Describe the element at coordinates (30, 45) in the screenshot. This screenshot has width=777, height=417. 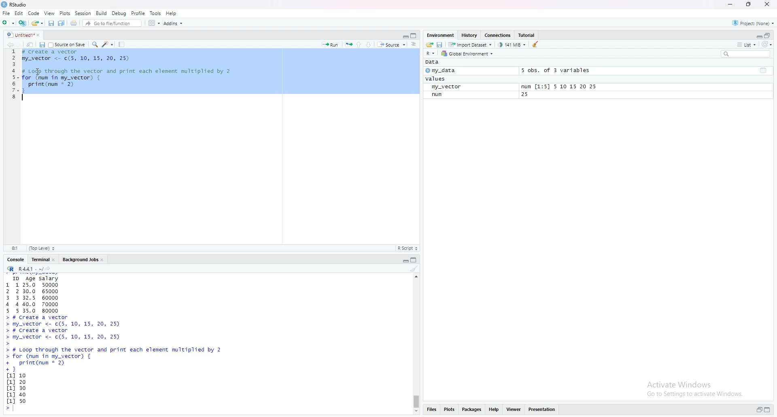
I see `show in new window` at that location.